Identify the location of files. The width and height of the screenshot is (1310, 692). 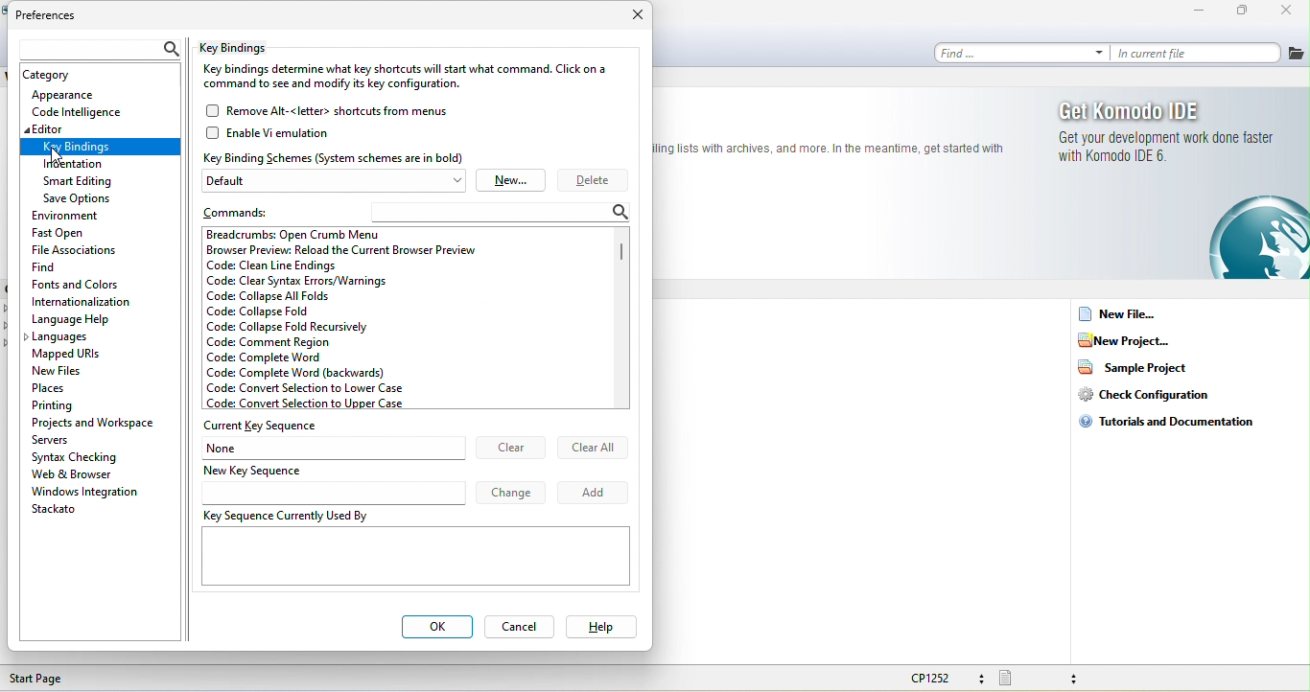
(1297, 54).